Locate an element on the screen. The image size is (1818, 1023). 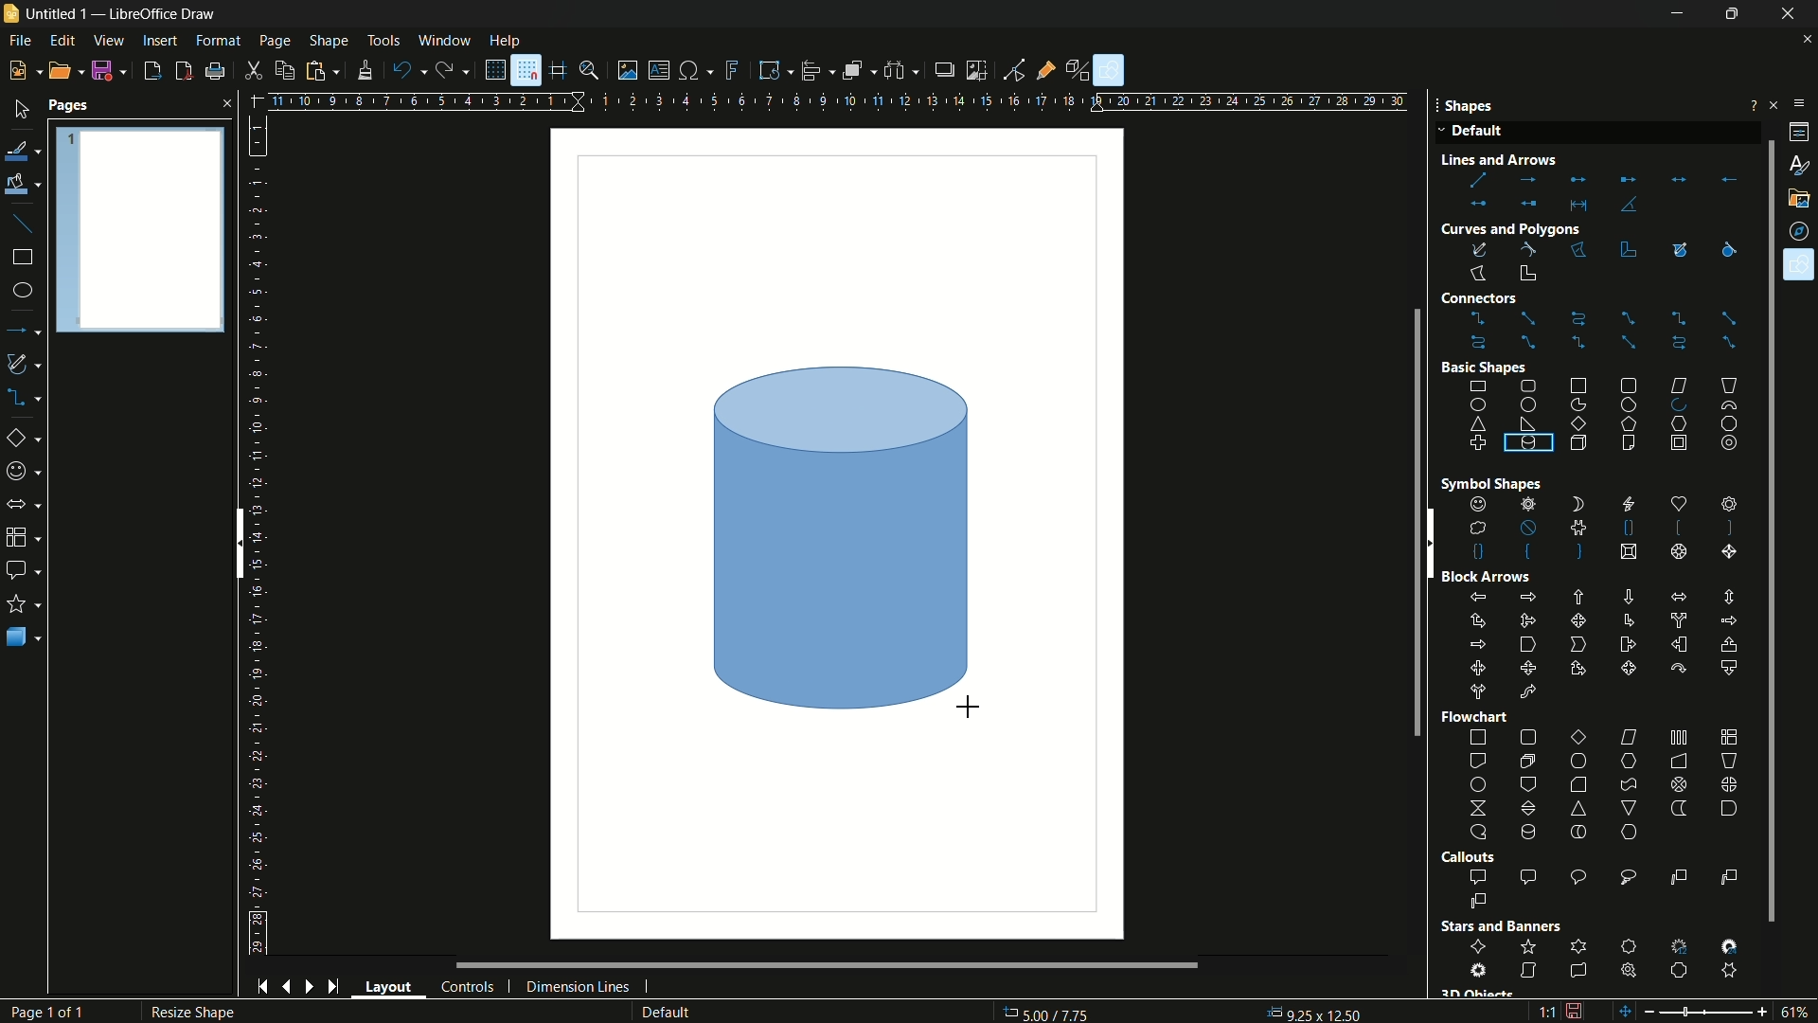
edit menu is located at coordinates (62, 41).